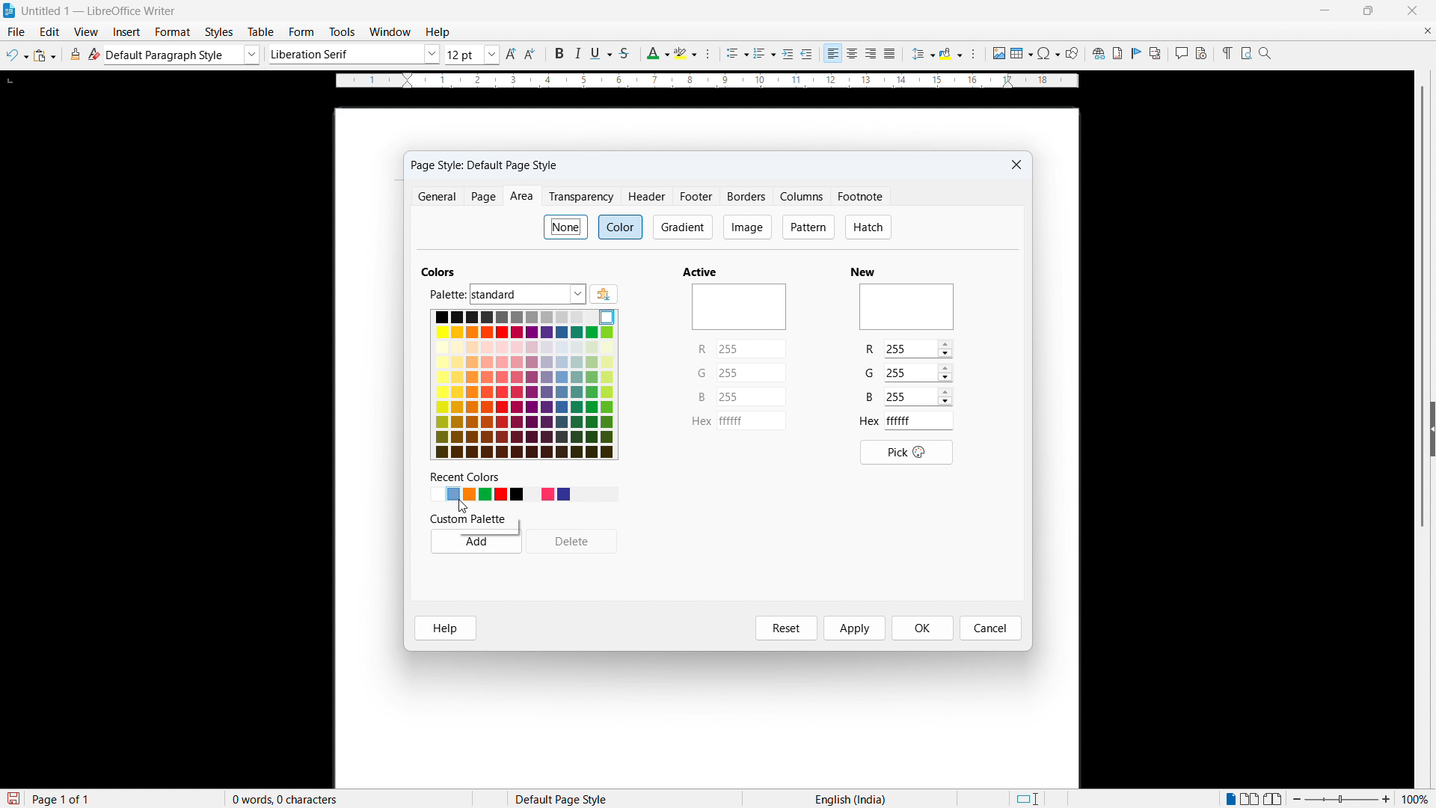  I want to click on Colour , so click(438, 272).